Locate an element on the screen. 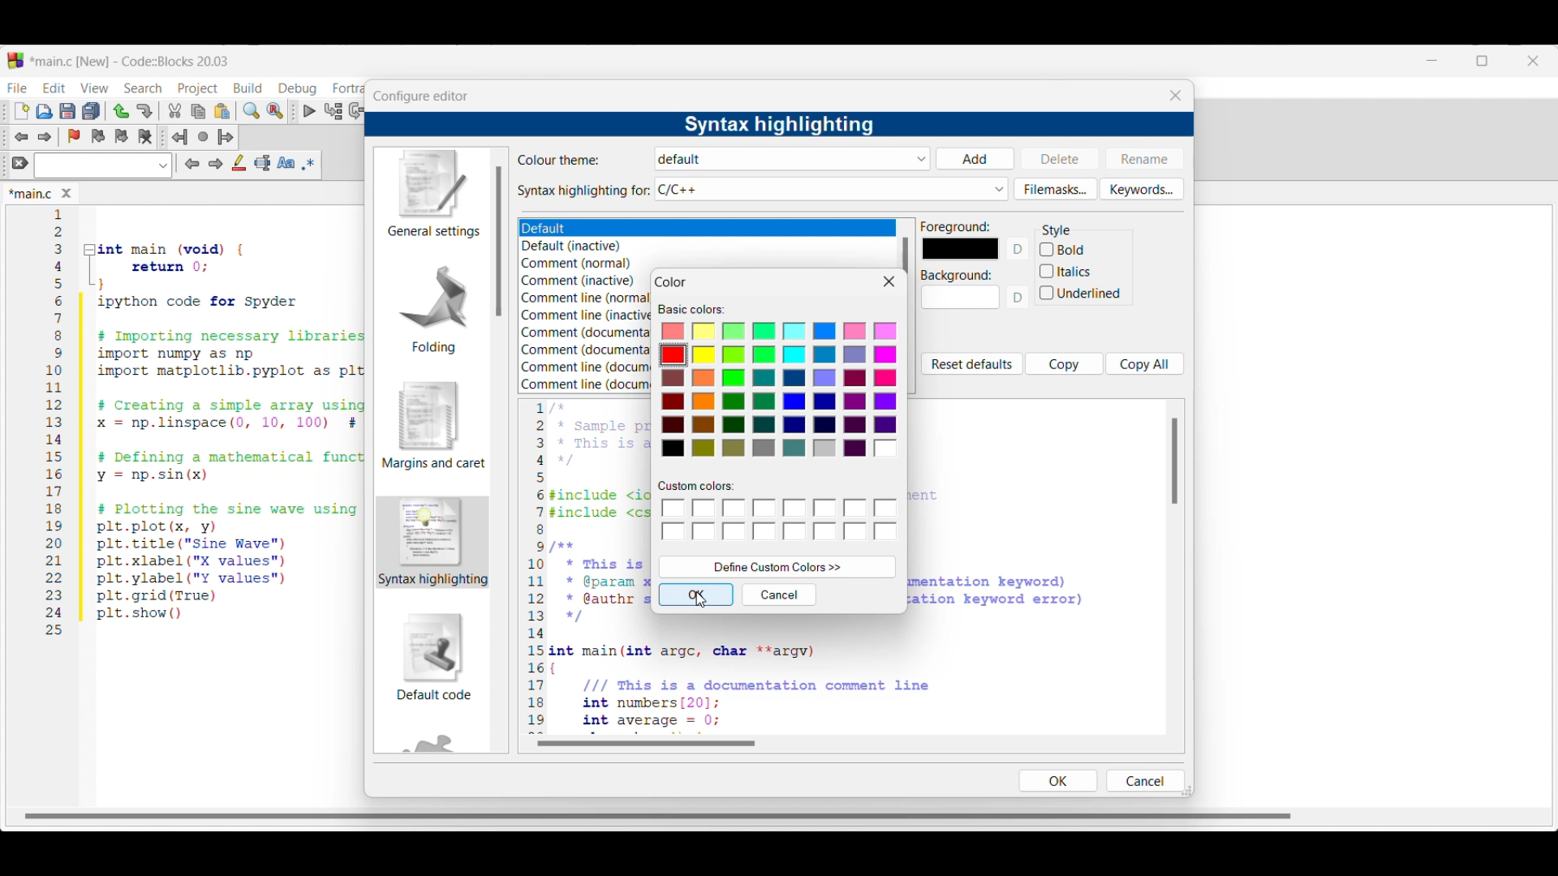  Current tab is located at coordinates (31, 195).